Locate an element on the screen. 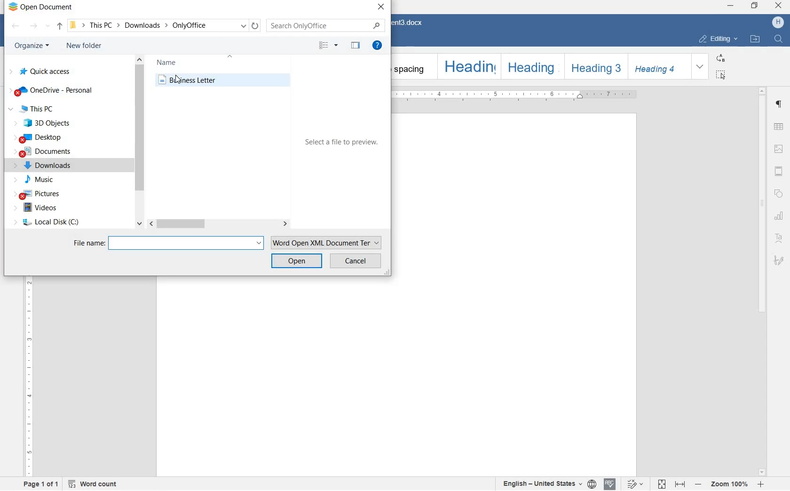 This screenshot has height=491, width=790. file type is located at coordinates (325, 242).